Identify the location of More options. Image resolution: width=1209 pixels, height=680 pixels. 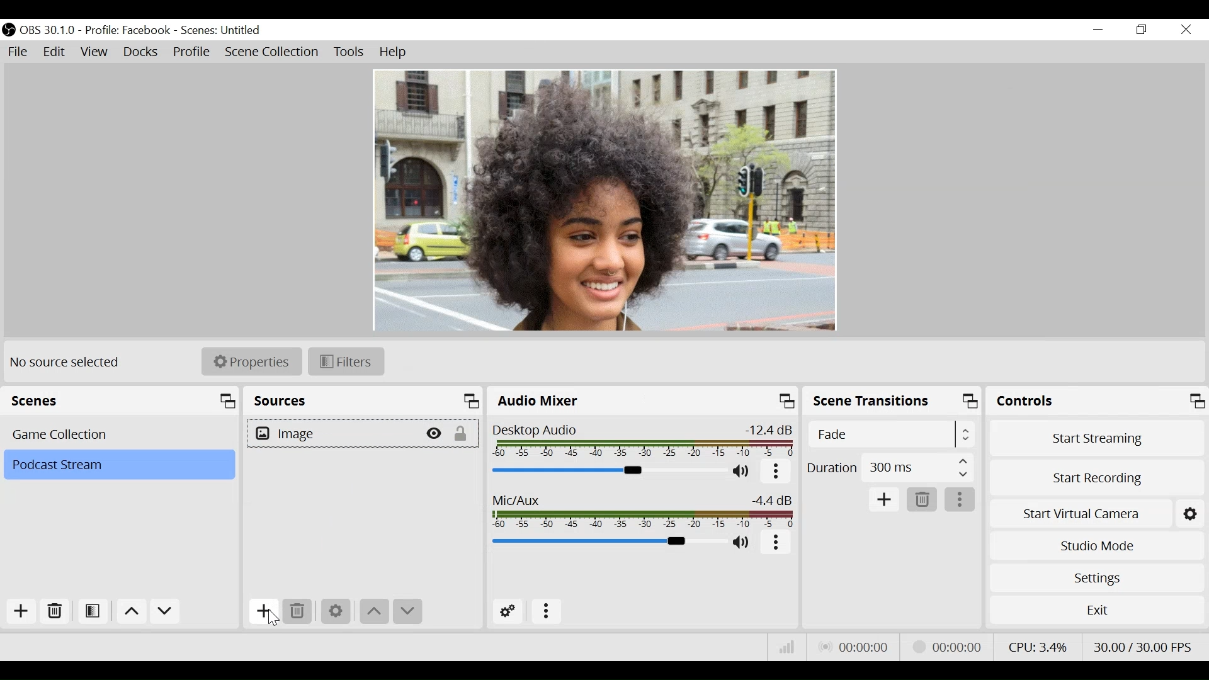
(547, 612).